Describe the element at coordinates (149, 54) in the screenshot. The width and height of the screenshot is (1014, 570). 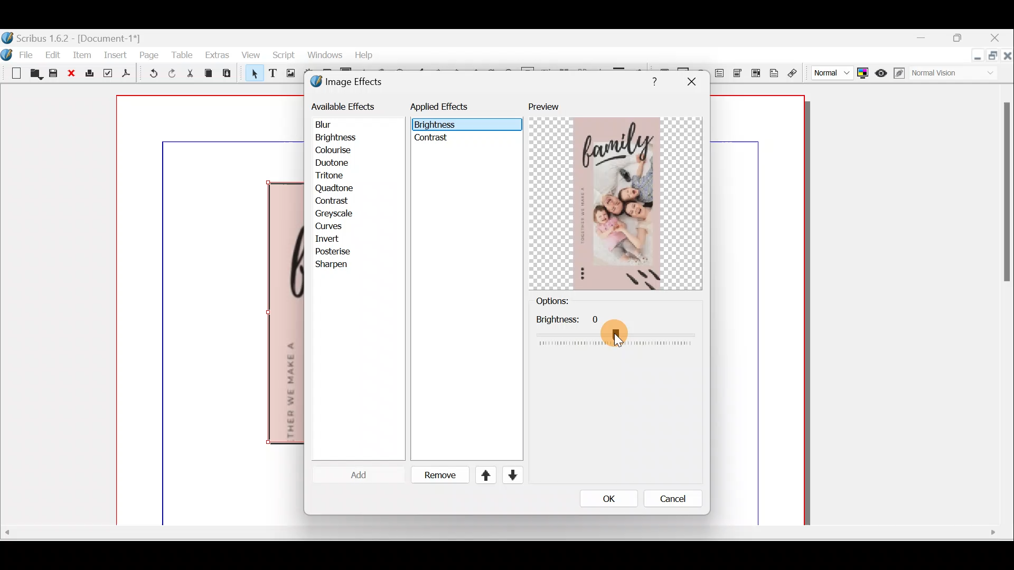
I see `Page` at that location.